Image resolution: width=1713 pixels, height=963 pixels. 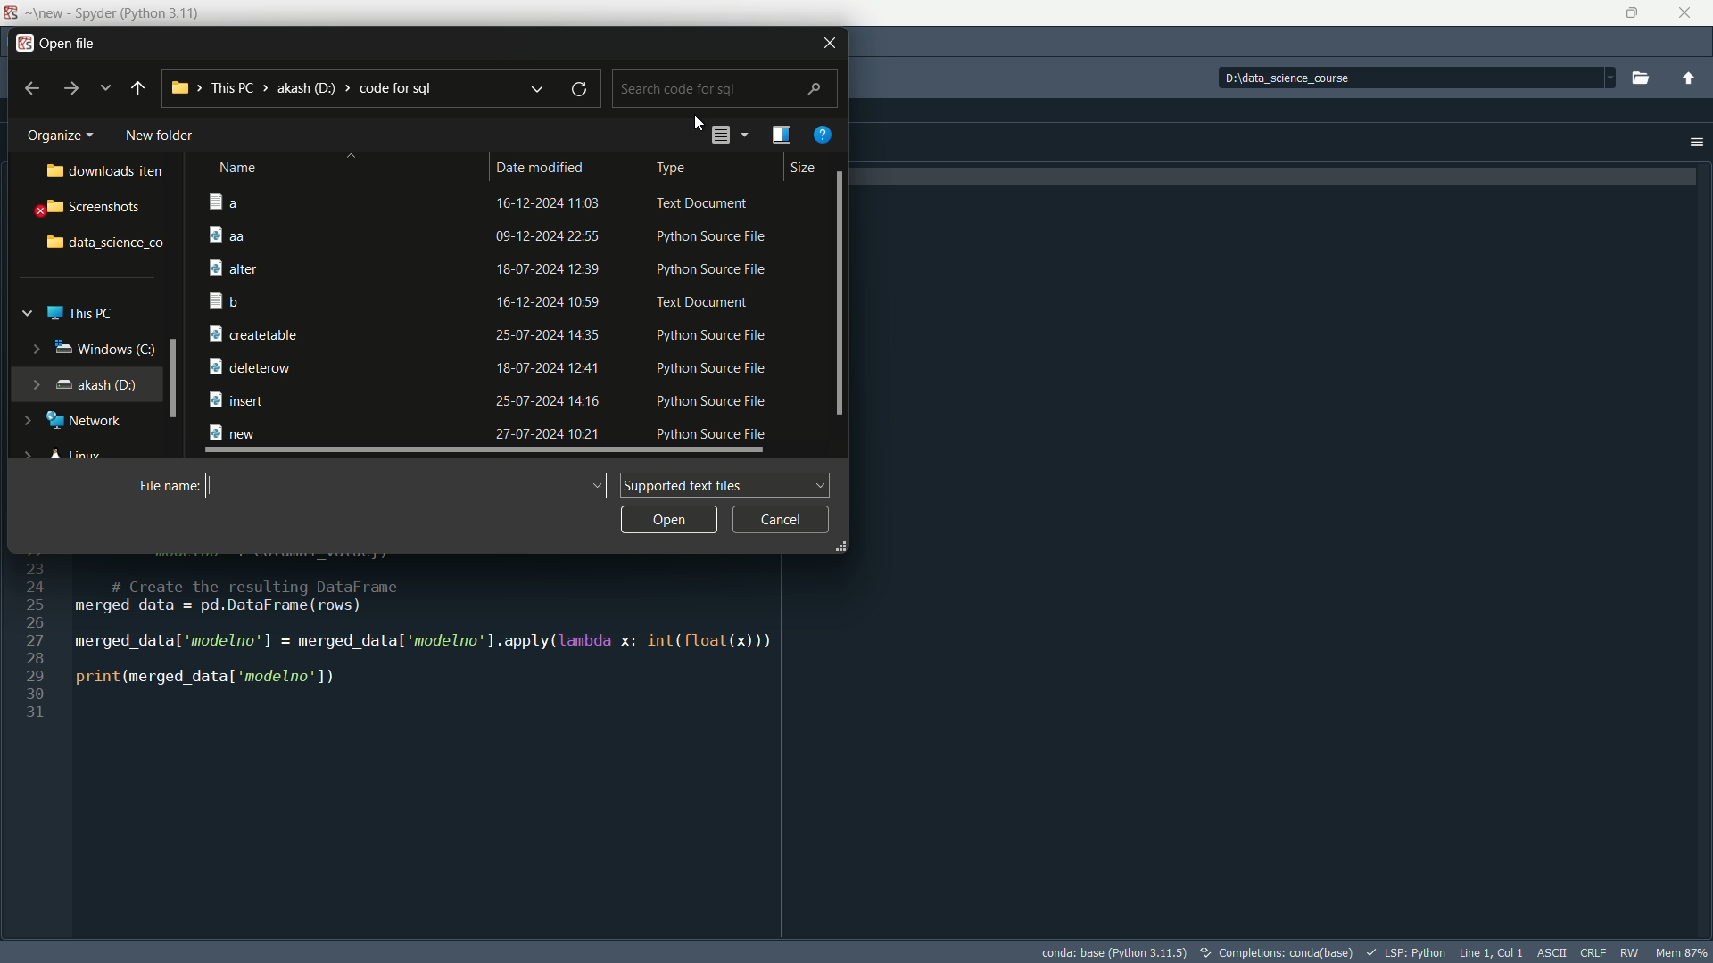 I want to click on organize, so click(x=61, y=136).